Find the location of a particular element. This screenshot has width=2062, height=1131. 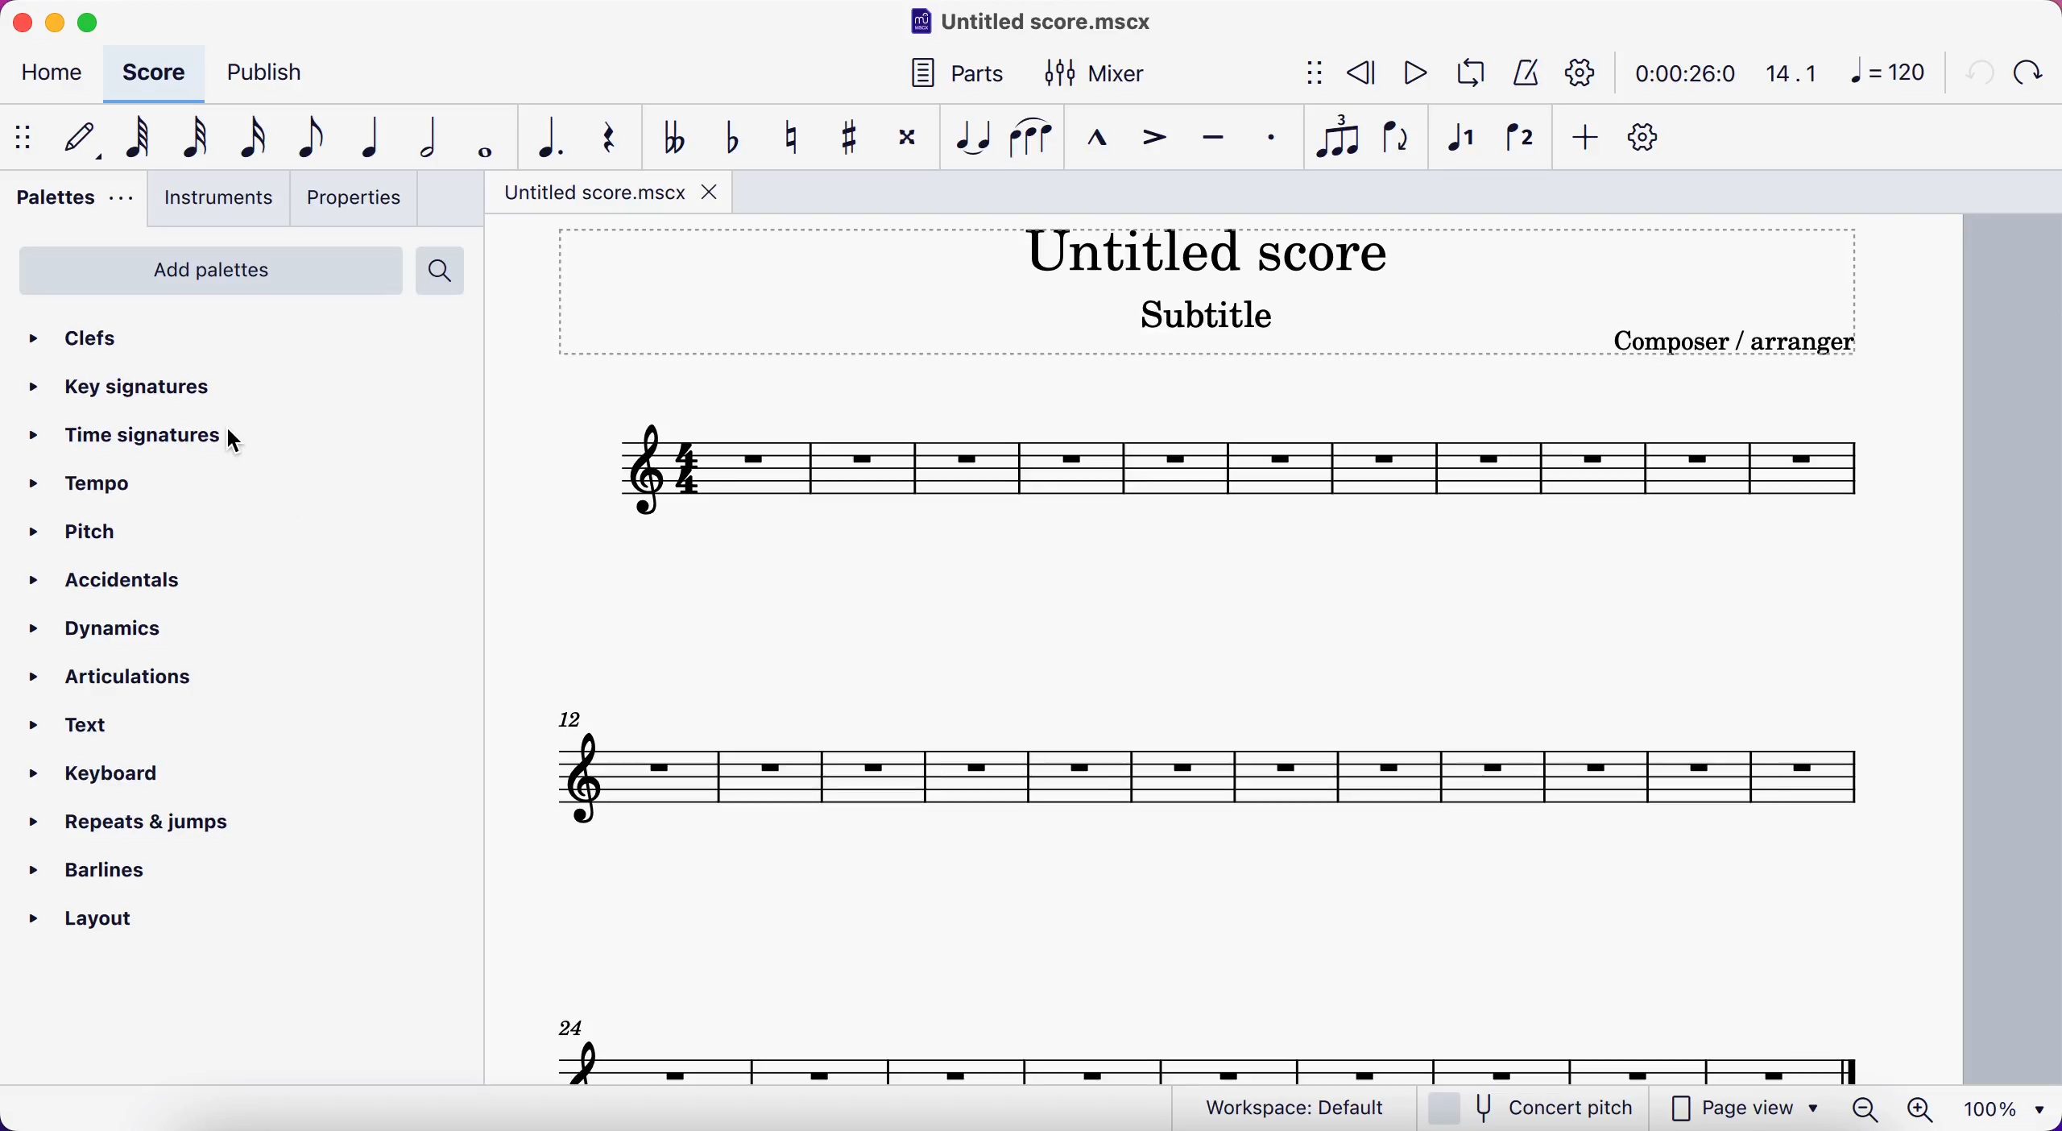

accent is located at coordinates (1149, 136).